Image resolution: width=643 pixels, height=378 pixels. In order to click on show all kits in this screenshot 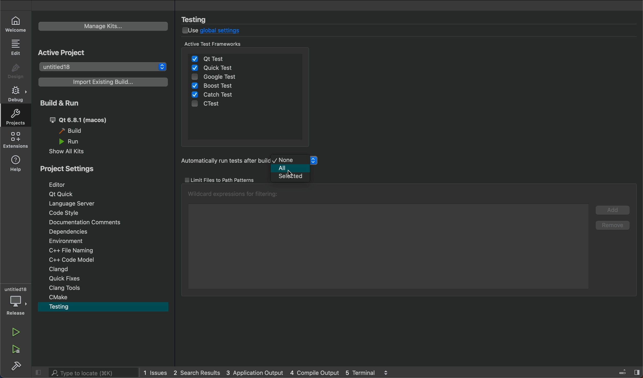, I will do `click(72, 152)`.